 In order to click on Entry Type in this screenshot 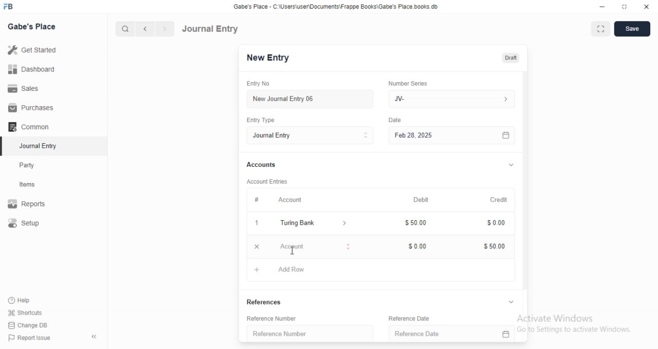, I will do `click(264, 120)`.